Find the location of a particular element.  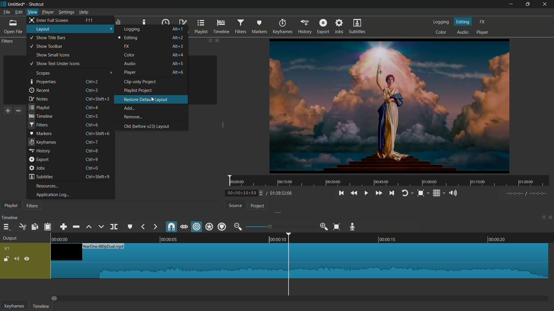

scopes is located at coordinates (43, 73).